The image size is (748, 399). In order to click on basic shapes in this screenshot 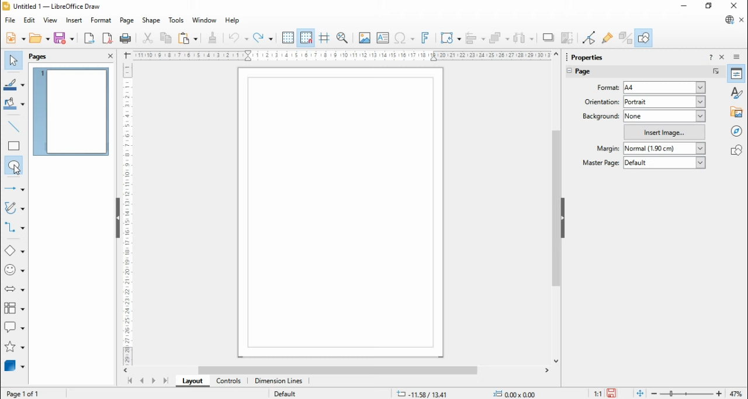, I will do `click(15, 252)`.